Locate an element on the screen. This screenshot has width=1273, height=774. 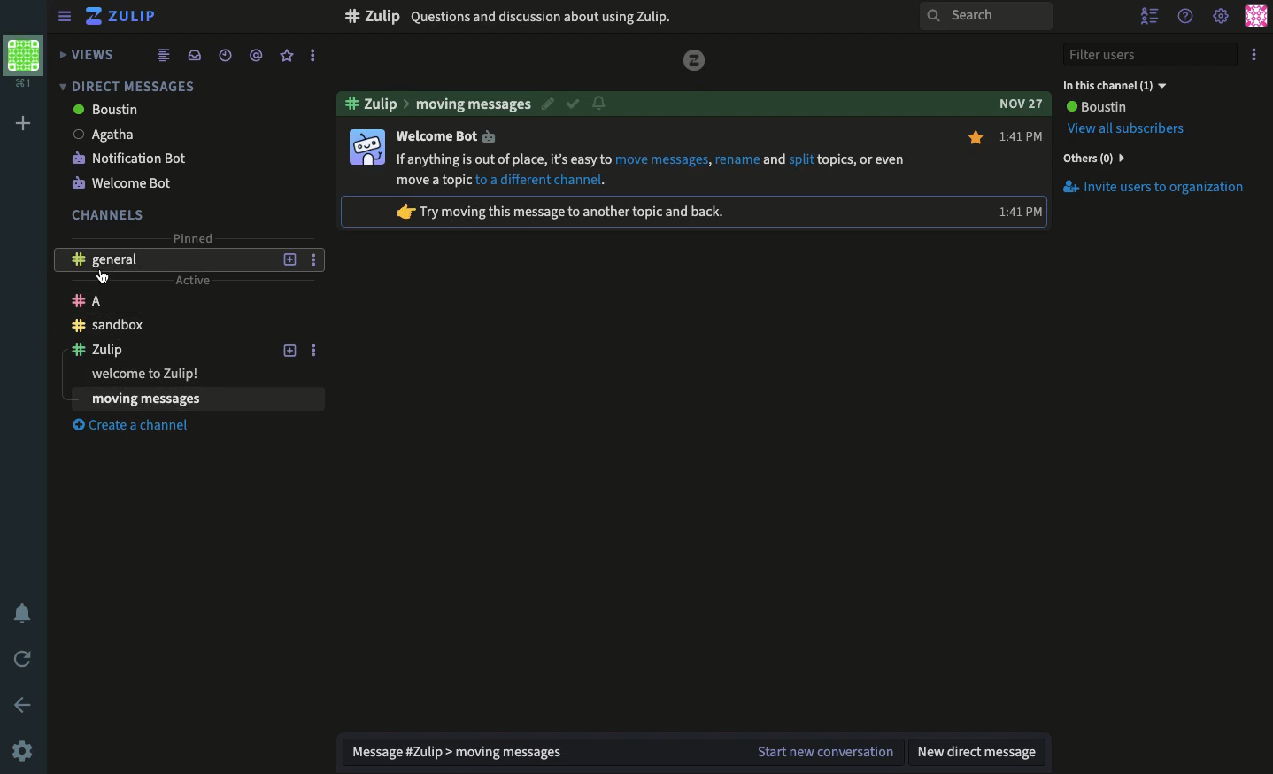
Options is located at coordinates (314, 350).